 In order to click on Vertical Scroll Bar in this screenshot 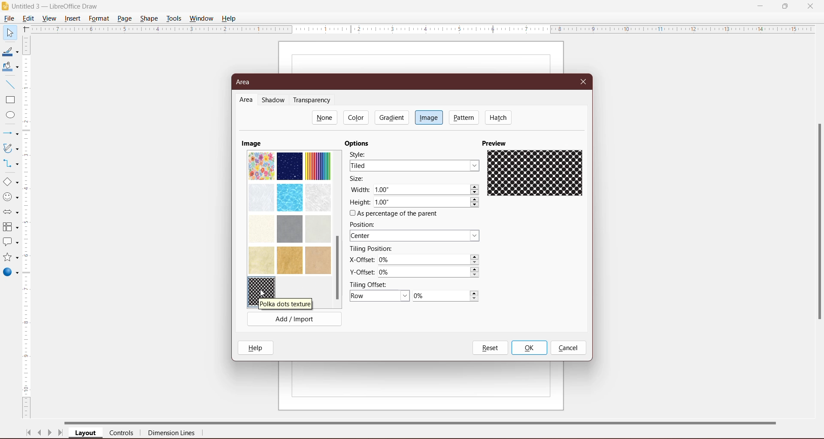, I will do `click(27, 227)`.